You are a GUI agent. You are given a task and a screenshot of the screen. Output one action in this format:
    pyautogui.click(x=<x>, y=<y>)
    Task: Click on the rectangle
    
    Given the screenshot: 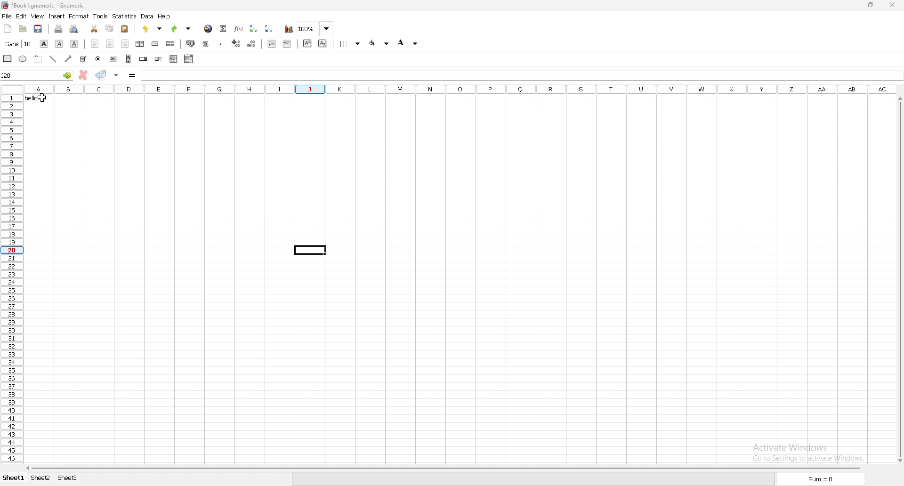 What is the action you would take?
    pyautogui.click(x=8, y=58)
    